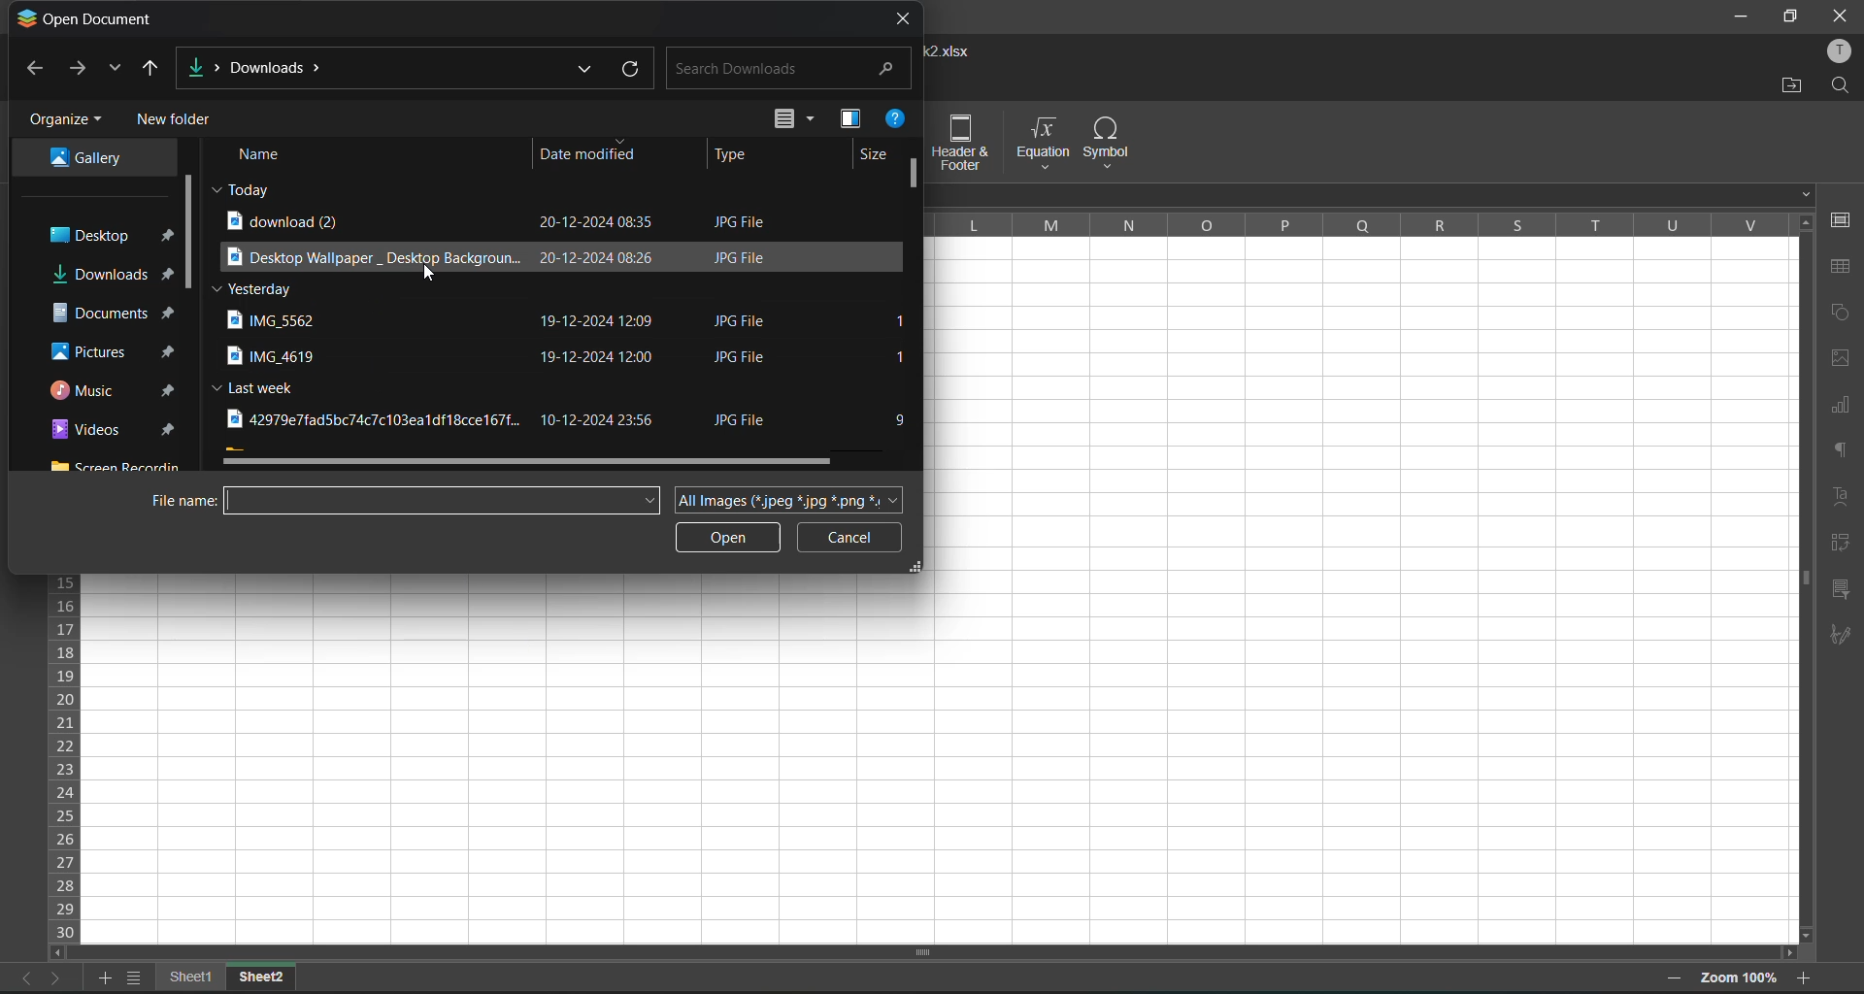 Image resolution: width=1864 pixels, height=994 pixels. What do you see at coordinates (110, 348) in the screenshot?
I see `pictures` at bounding box center [110, 348].